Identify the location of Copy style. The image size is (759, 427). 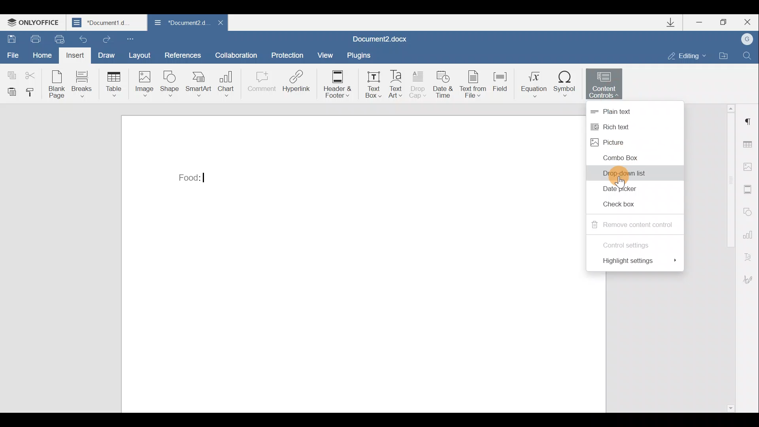
(31, 94).